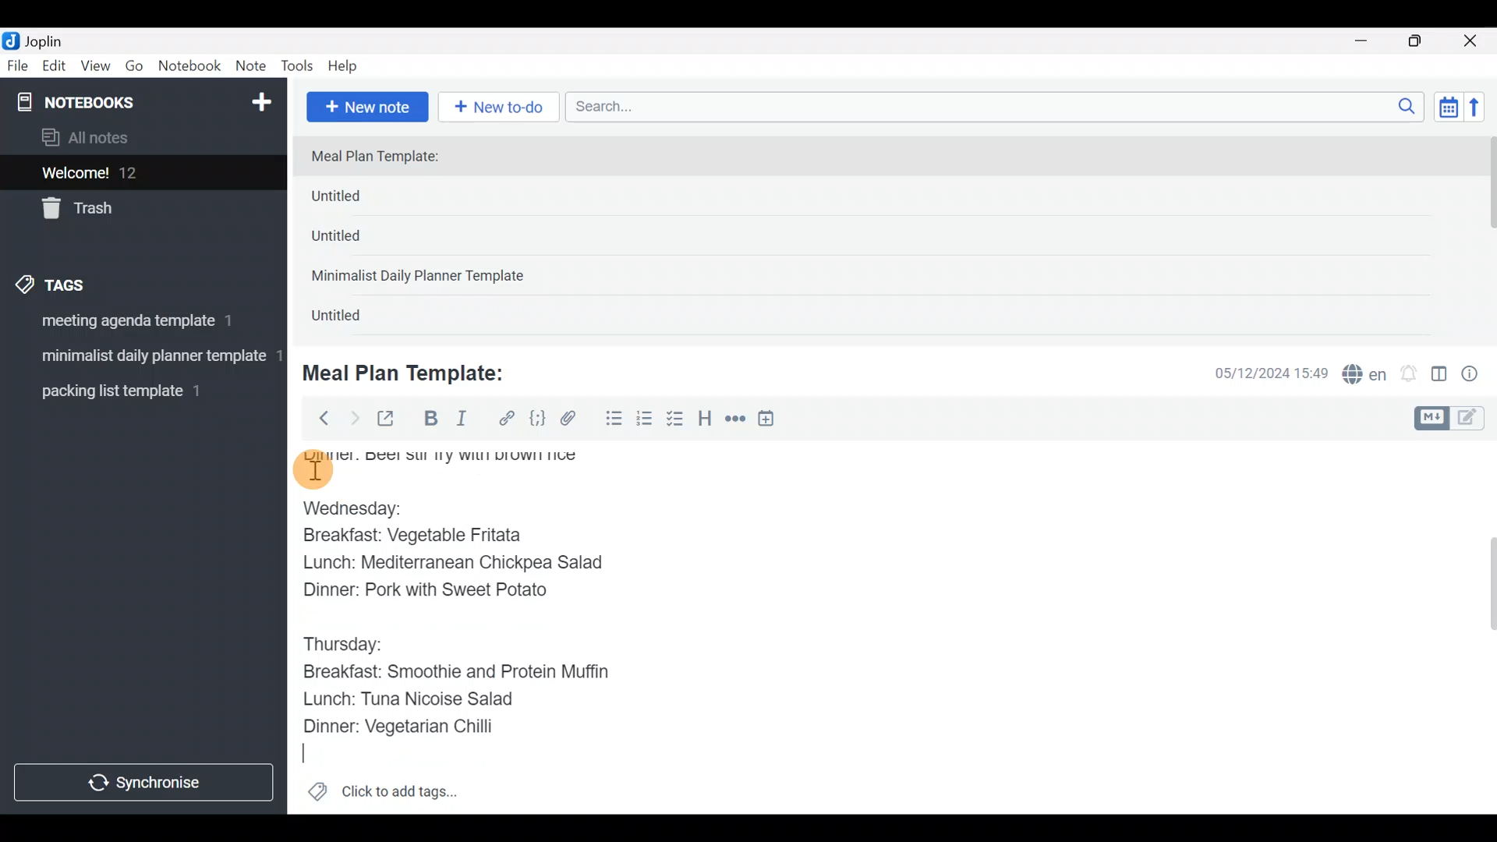 The width and height of the screenshot is (1497, 842). What do you see at coordinates (134, 210) in the screenshot?
I see `Trash` at bounding box center [134, 210].